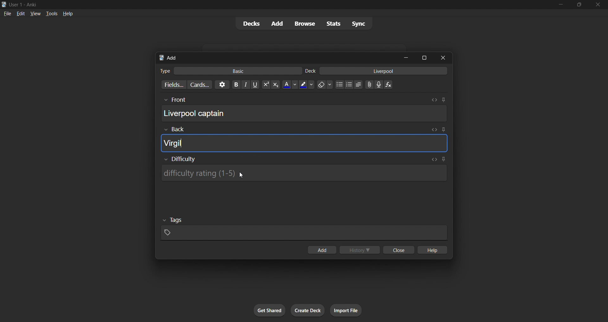  What do you see at coordinates (173, 85) in the screenshot?
I see `customize fields` at bounding box center [173, 85].